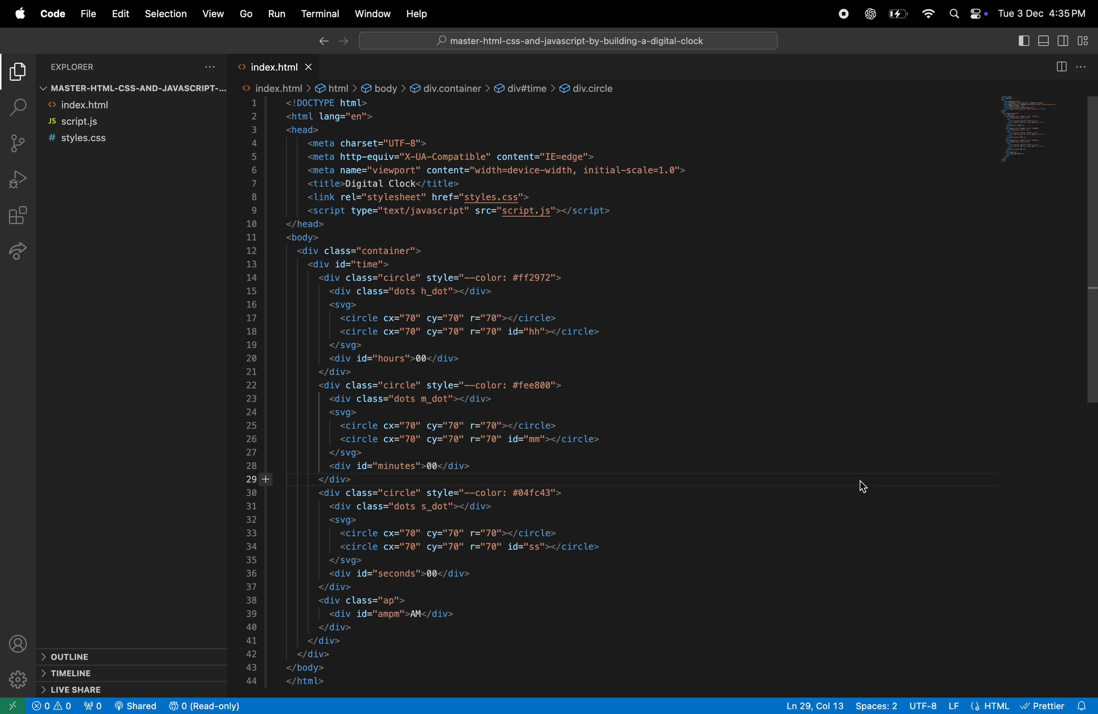 The height and width of the screenshot is (714, 1098). What do you see at coordinates (52, 706) in the screenshot?
I see `no problem` at bounding box center [52, 706].